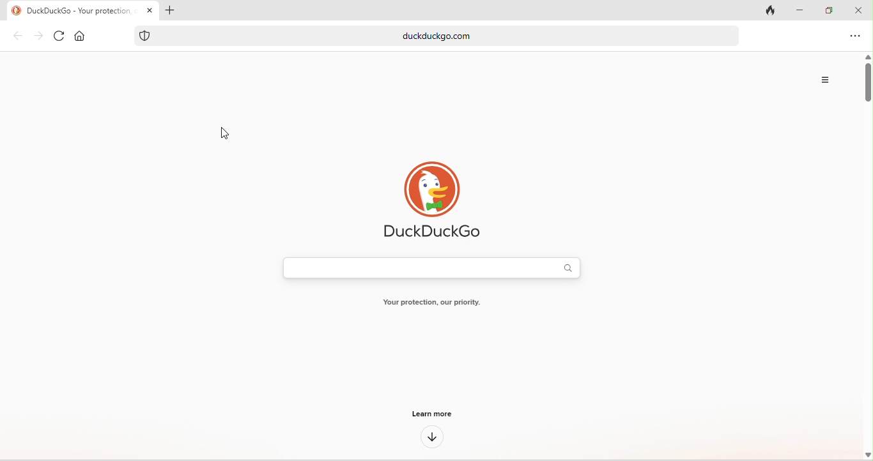 The image size is (873, 461). What do you see at coordinates (795, 11) in the screenshot?
I see `minimize` at bounding box center [795, 11].